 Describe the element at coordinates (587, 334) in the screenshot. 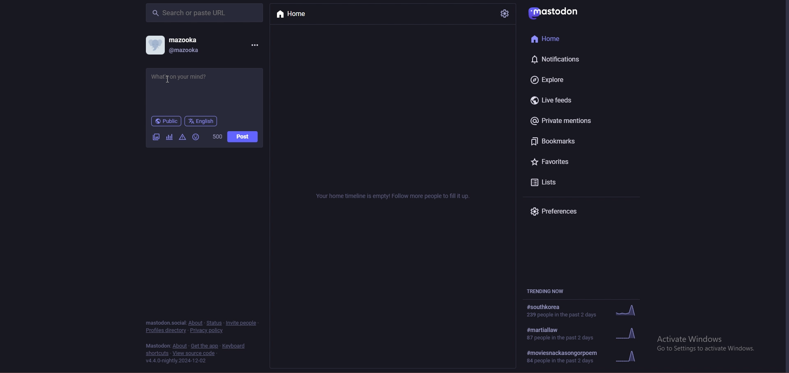

I see `trend` at that location.